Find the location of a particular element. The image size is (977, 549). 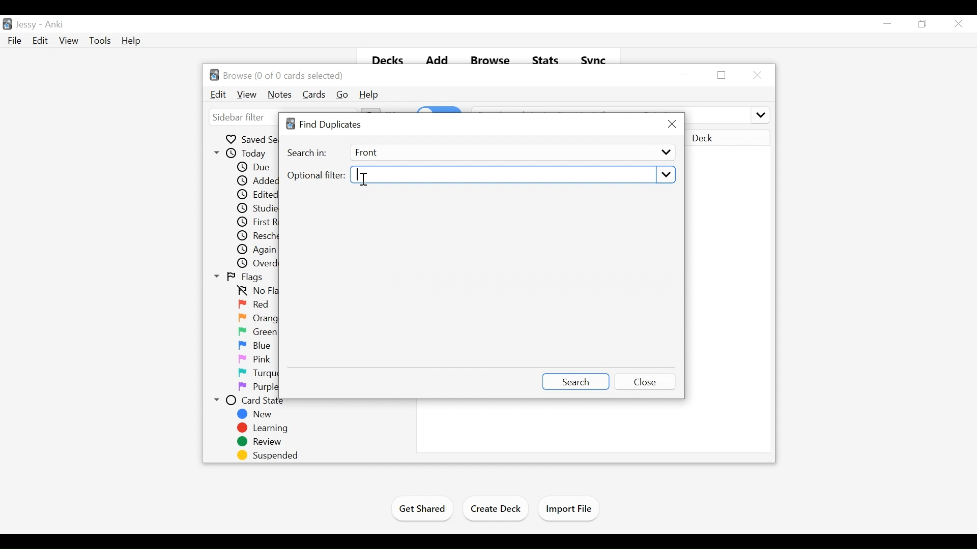

Browse is located at coordinates (490, 57).